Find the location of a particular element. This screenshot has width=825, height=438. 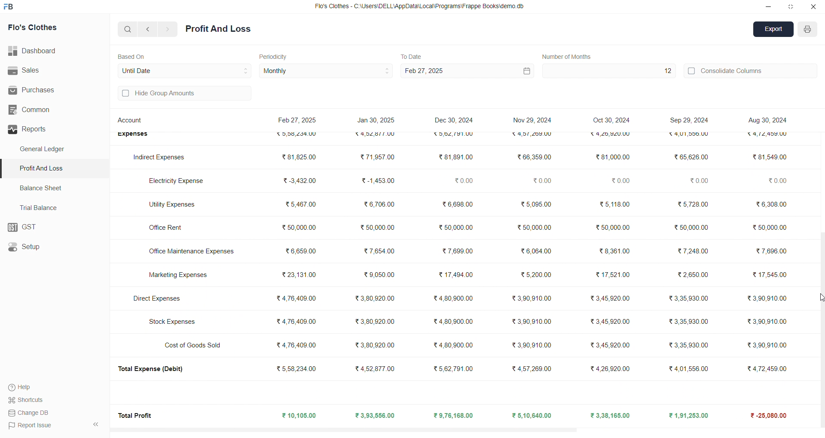

₹3,432.00 is located at coordinates (296, 180).